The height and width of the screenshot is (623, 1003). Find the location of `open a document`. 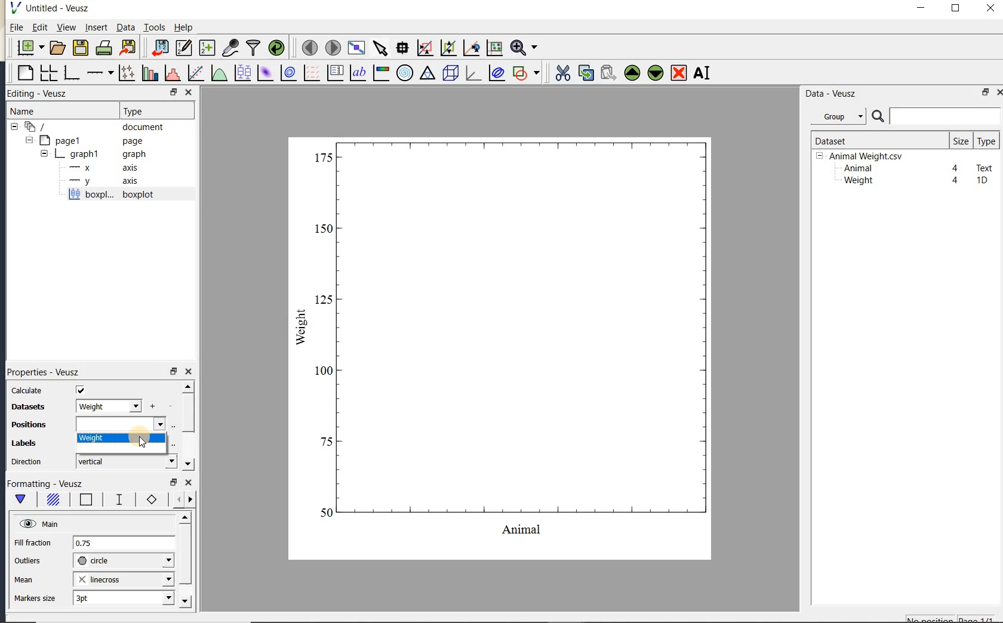

open a document is located at coordinates (56, 48).